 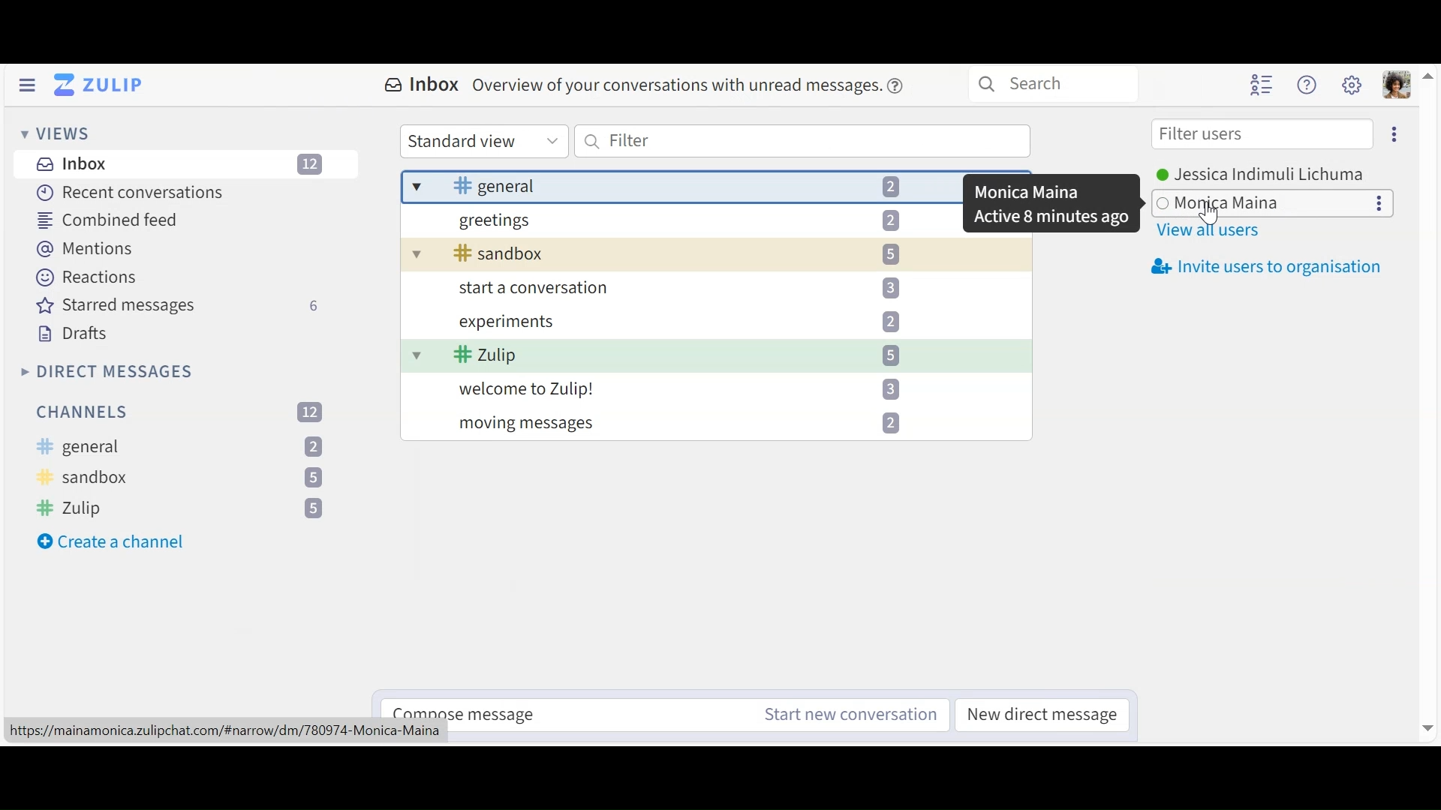 I want to click on help, so click(x=898, y=83).